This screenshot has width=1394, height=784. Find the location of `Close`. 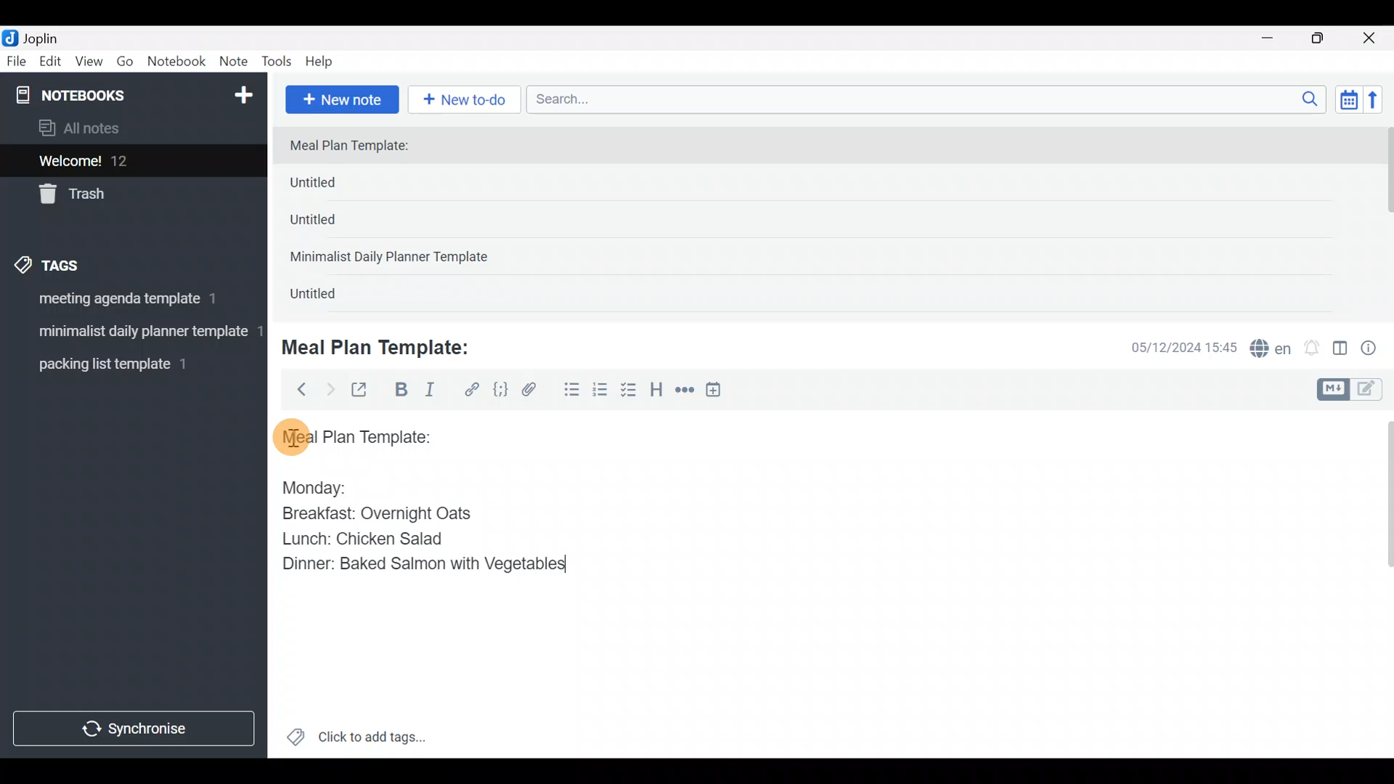

Close is located at coordinates (1371, 39).